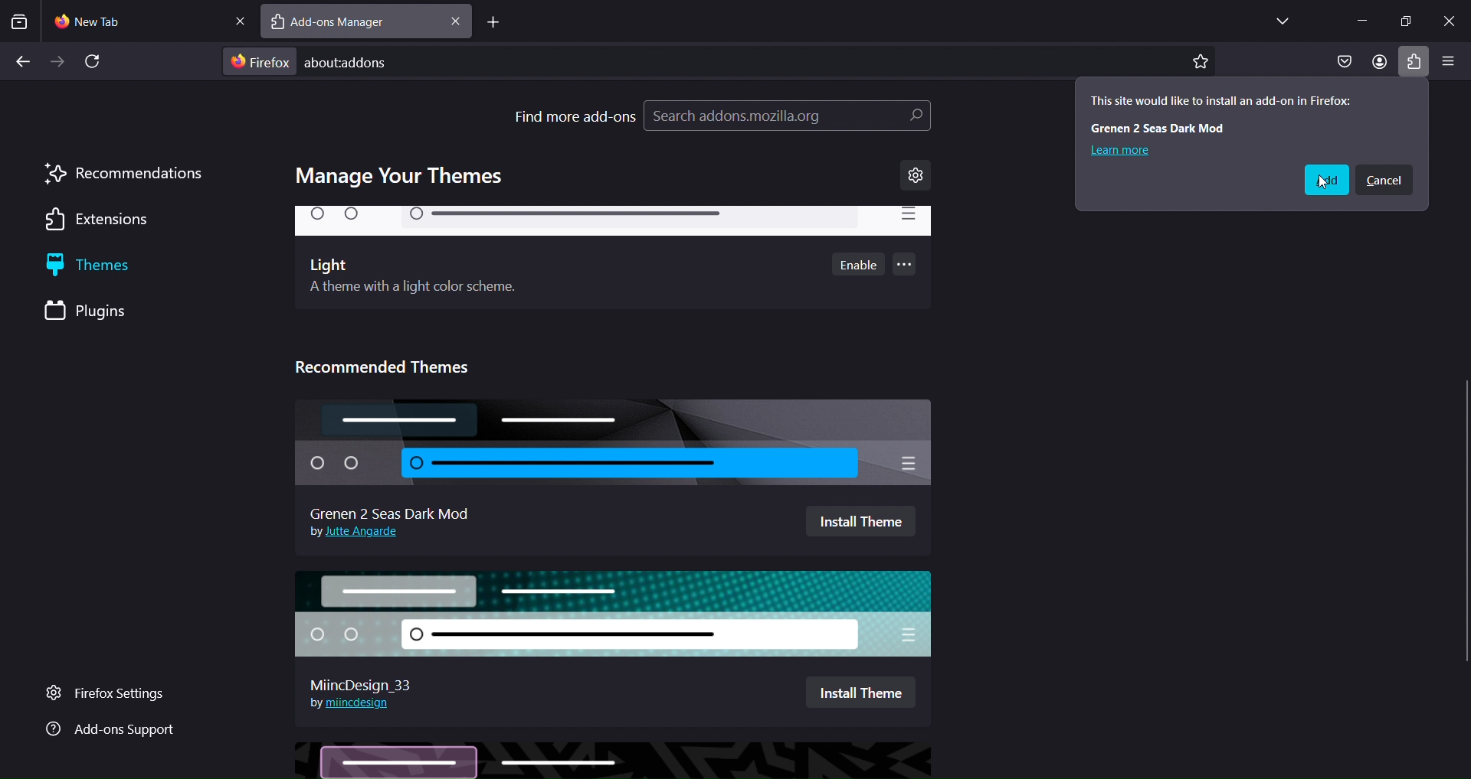  I want to click on This site would like to install an add-on in Firefox:
‘Grenen 2 Seas Dark Mod, so click(1220, 111).